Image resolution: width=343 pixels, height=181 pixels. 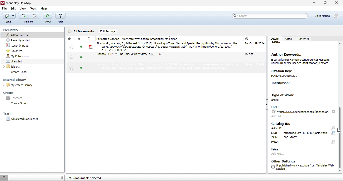 What do you see at coordinates (340, 136) in the screenshot?
I see `slider moved` at bounding box center [340, 136].